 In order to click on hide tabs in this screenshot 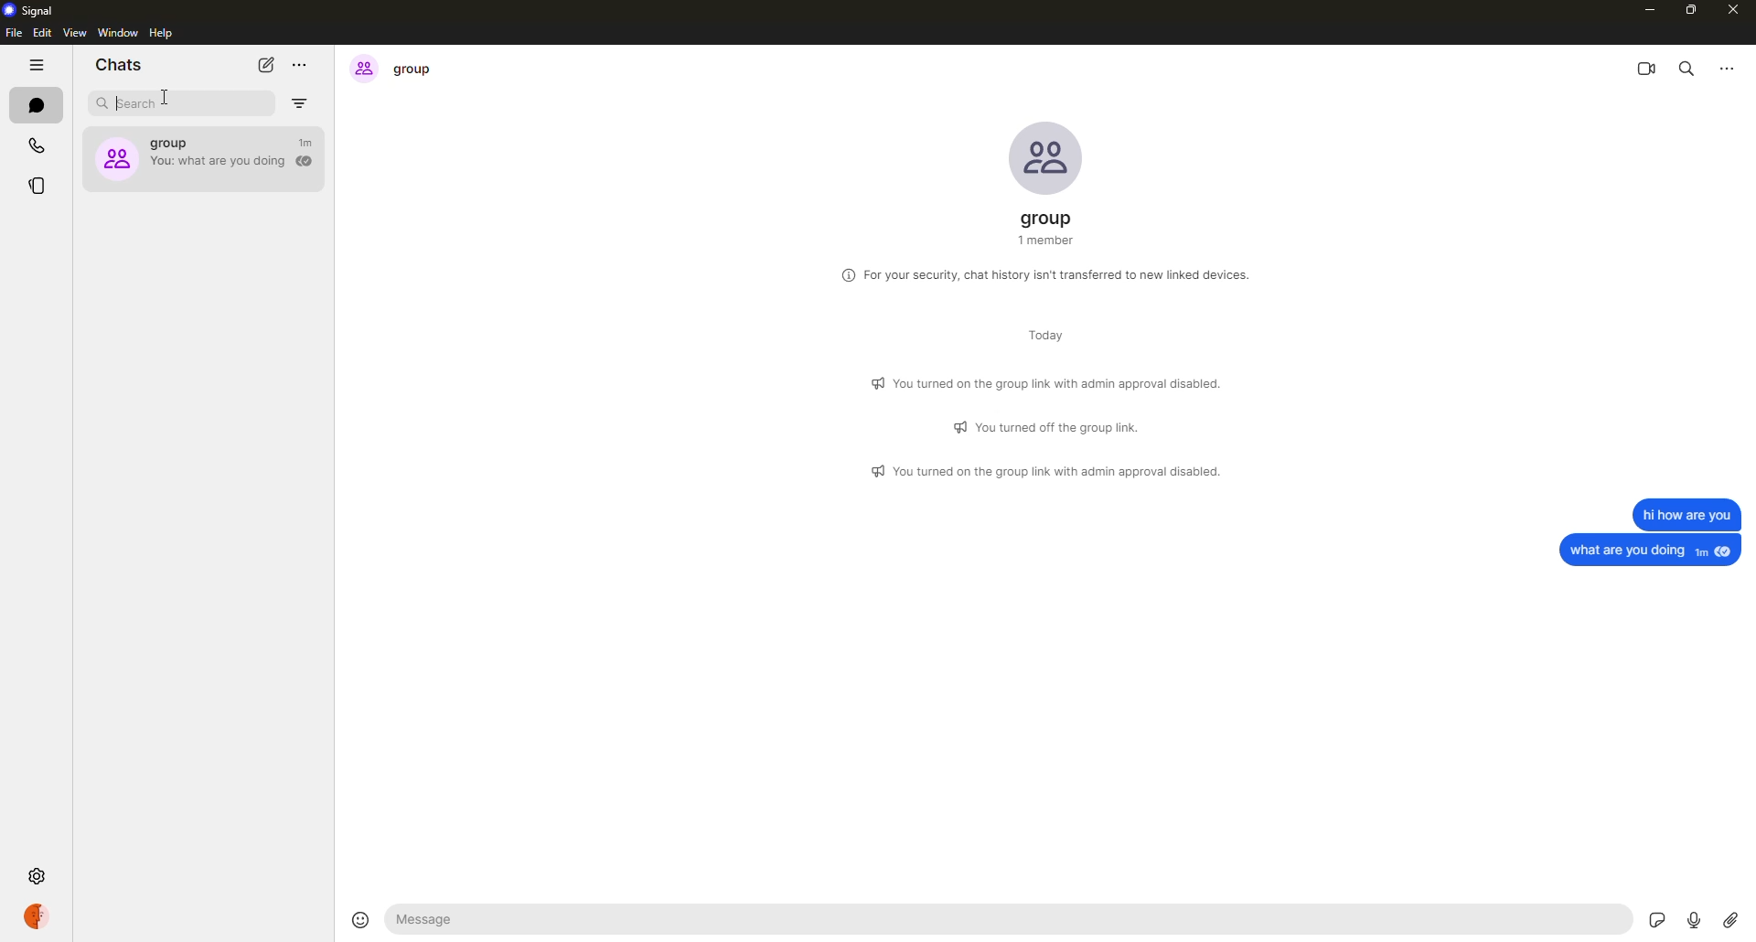, I will do `click(36, 67)`.